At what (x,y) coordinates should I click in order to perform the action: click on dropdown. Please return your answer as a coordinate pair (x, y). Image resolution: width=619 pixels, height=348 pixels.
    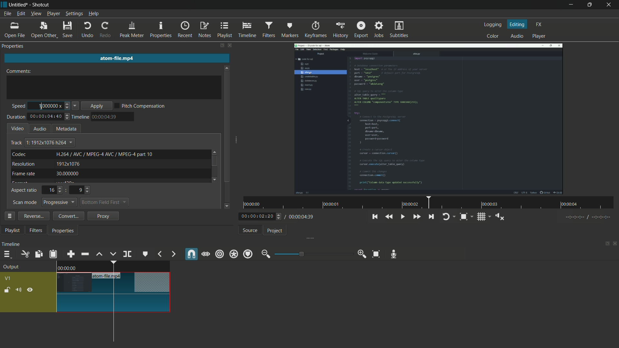
    Looking at the image, I should click on (124, 203).